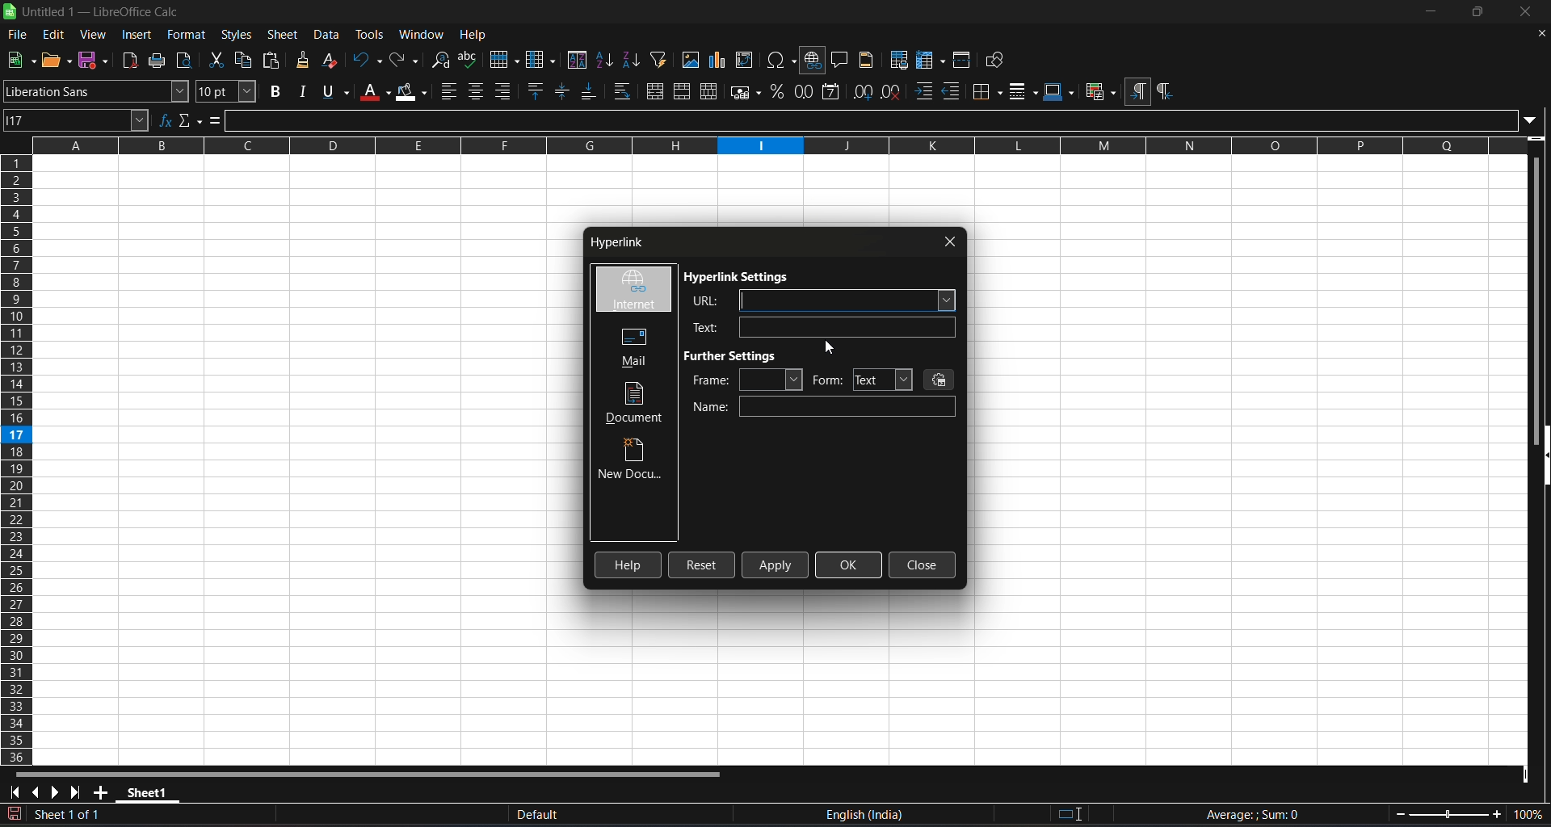 The image size is (1551, 827). What do you see at coordinates (330, 35) in the screenshot?
I see `data` at bounding box center [330, 35].